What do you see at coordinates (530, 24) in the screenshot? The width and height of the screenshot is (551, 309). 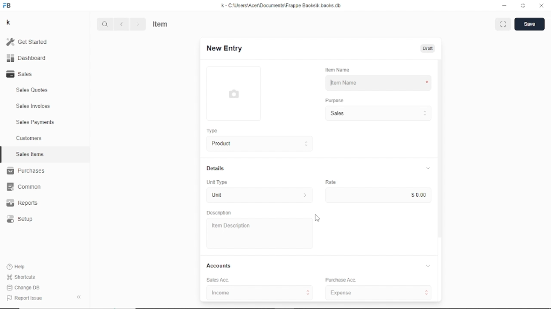 I see `Save` at bounding box center [530, 24].